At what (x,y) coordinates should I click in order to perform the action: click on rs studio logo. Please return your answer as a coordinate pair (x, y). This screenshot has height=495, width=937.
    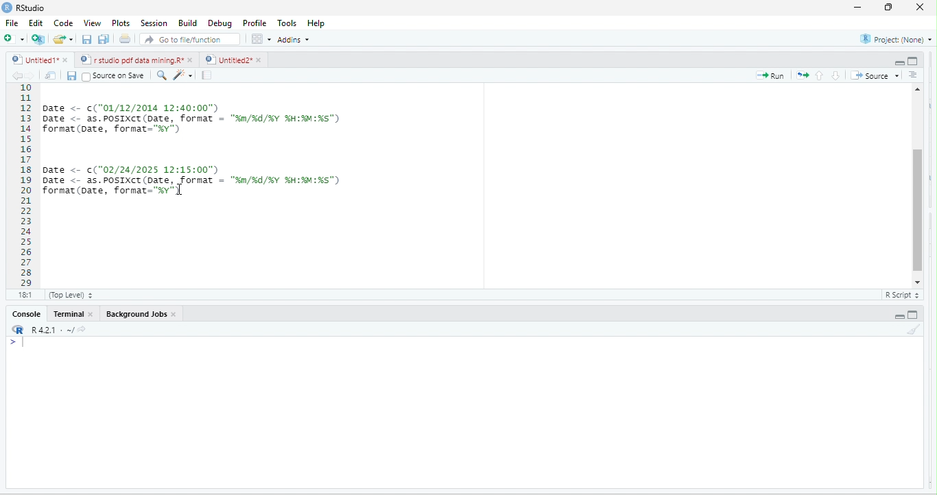
    Looking at the image, I should click on (8, 7).